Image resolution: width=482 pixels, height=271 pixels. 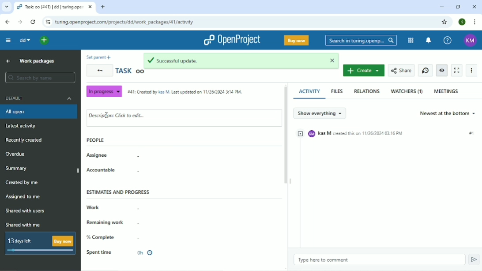 What do you see at coordinates (474, 22) in the screenshot?
I see `Customize and control google chrome` at bounding box center [474, 22].